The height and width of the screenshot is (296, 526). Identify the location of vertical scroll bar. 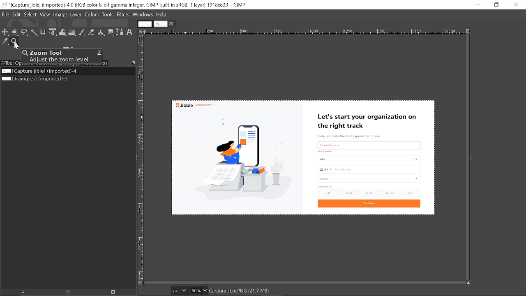
(464, 156).